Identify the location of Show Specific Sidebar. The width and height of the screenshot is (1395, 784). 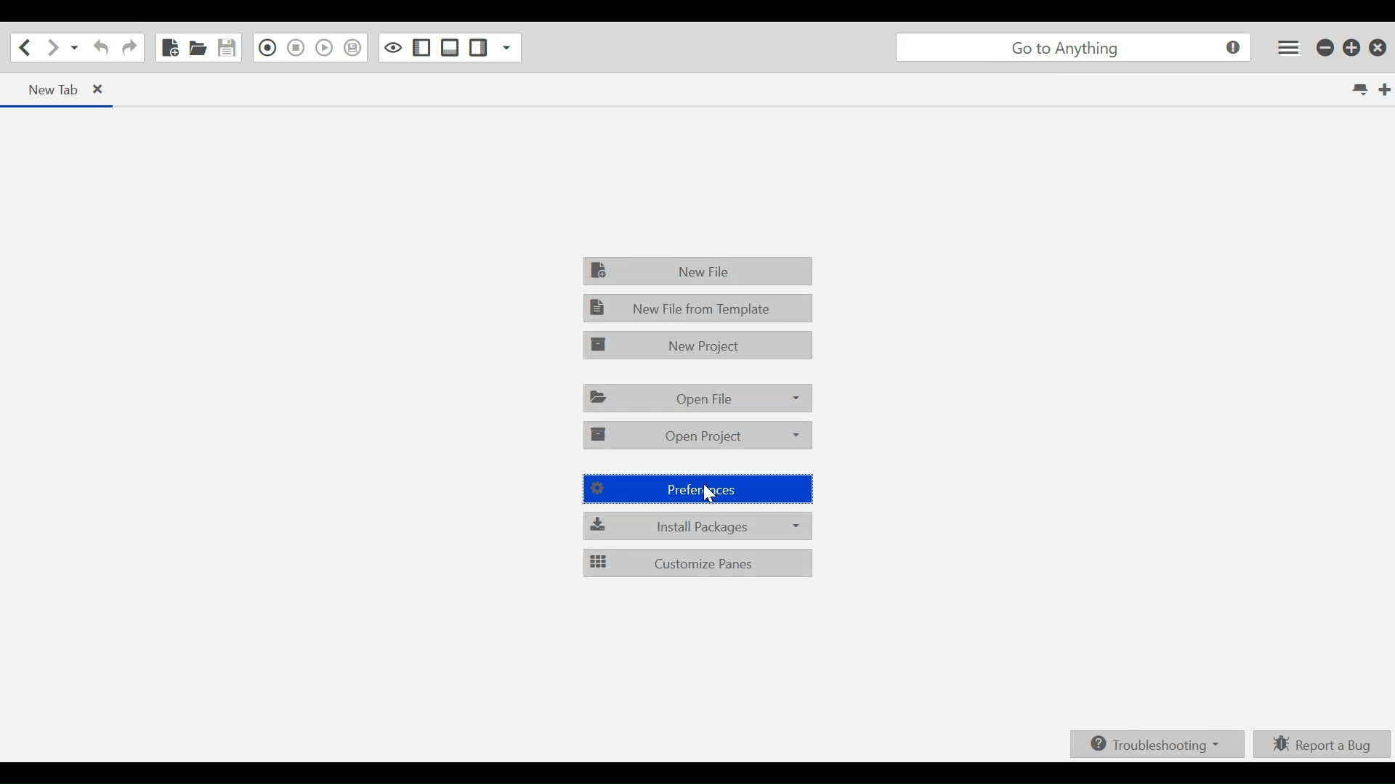
(507, 47).